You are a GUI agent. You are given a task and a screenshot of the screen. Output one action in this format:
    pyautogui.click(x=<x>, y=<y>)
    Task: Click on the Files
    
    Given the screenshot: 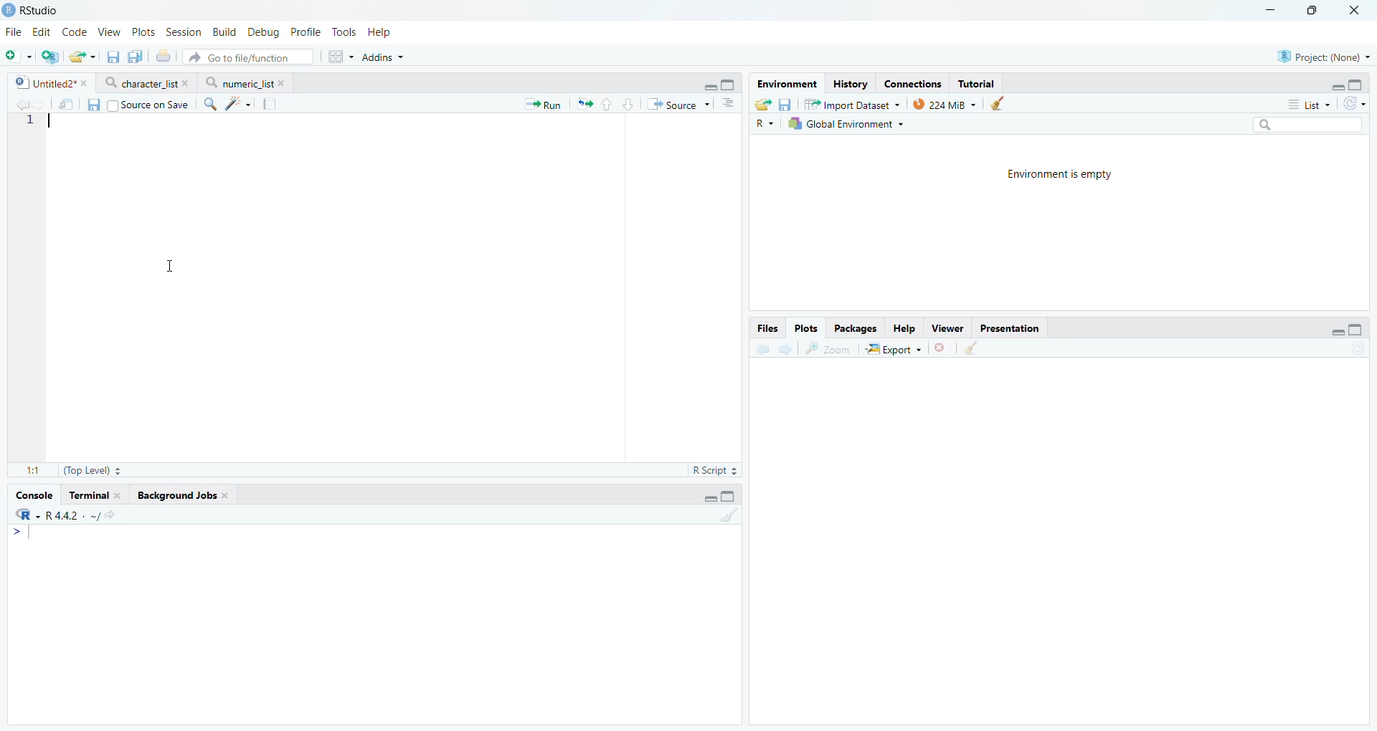 What is the action you would take?
    pyautogui.click(x=768, y=328)
    